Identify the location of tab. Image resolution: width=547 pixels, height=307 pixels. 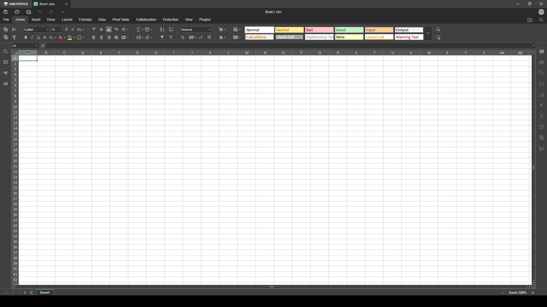
(48, 4).